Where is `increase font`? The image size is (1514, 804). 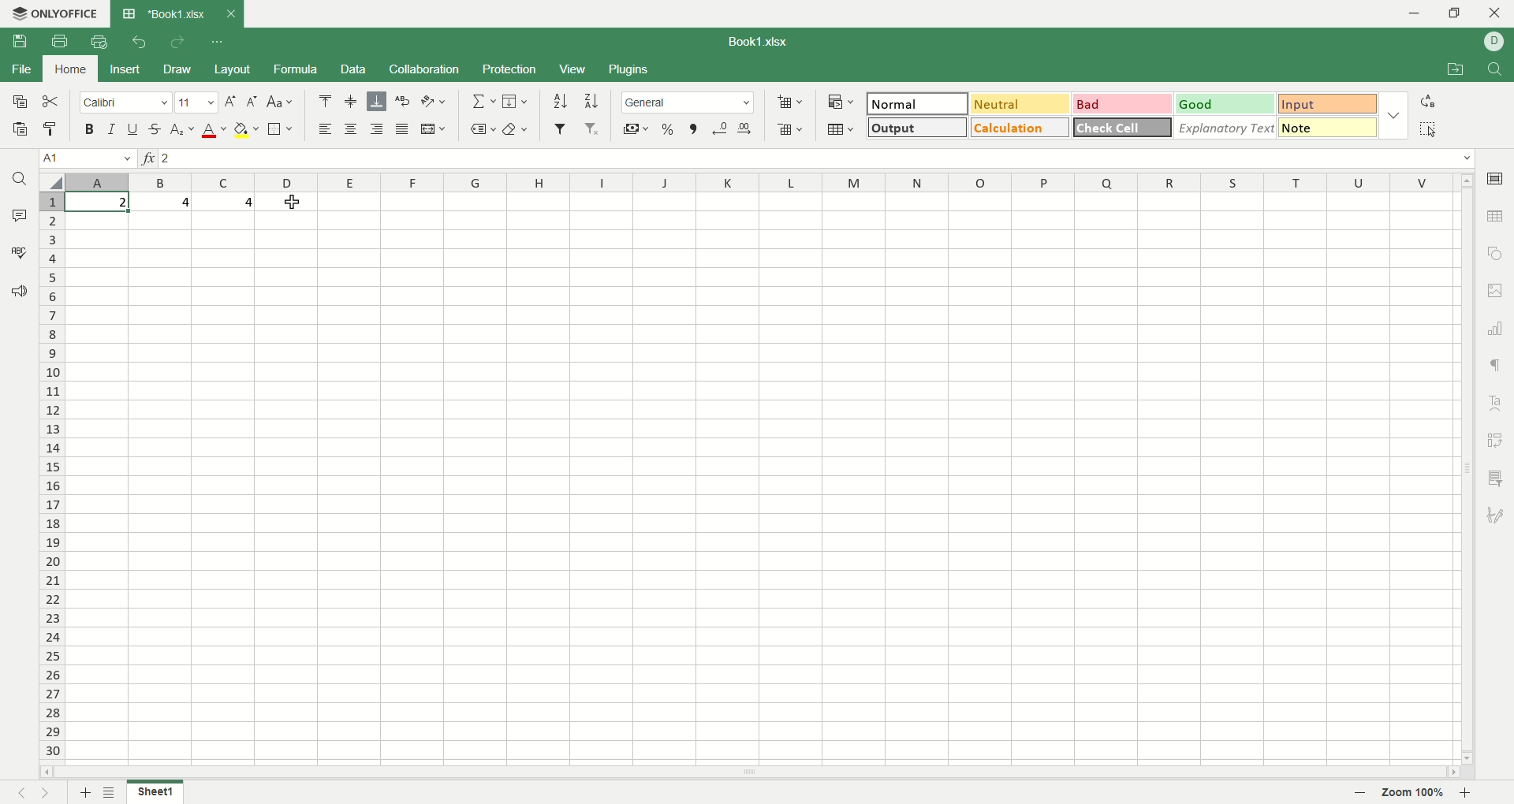 increase font is located at coordinates (230, 102).